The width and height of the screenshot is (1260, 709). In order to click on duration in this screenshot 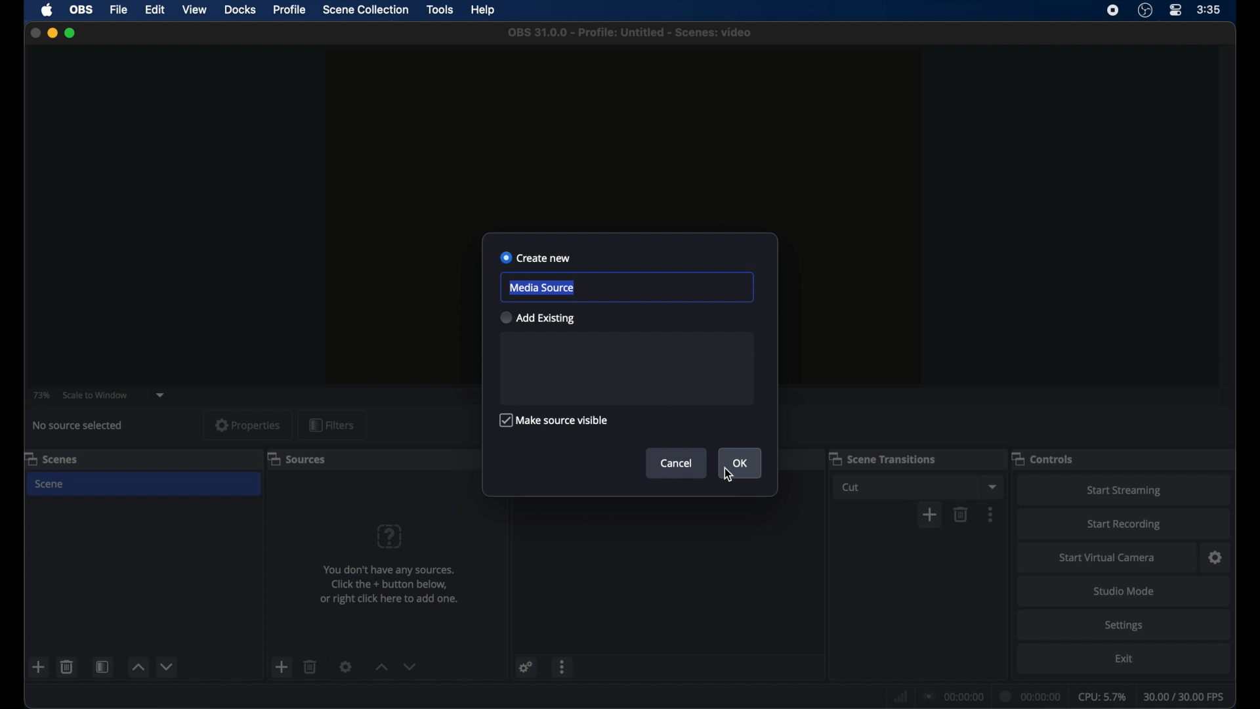, I will do `click(1031, 696)`.